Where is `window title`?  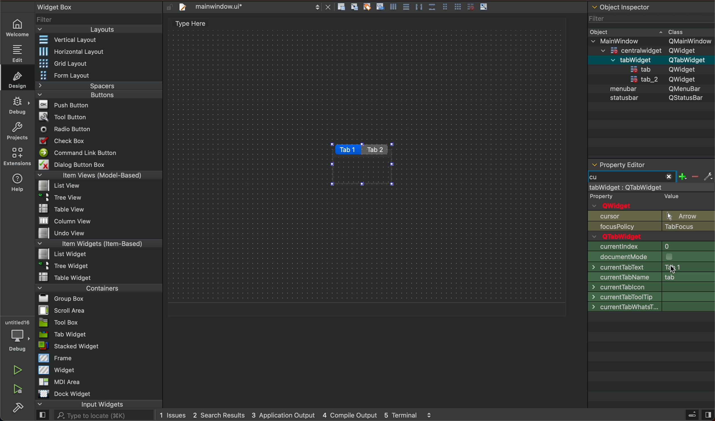
window title is located at coordinates (652, 389).